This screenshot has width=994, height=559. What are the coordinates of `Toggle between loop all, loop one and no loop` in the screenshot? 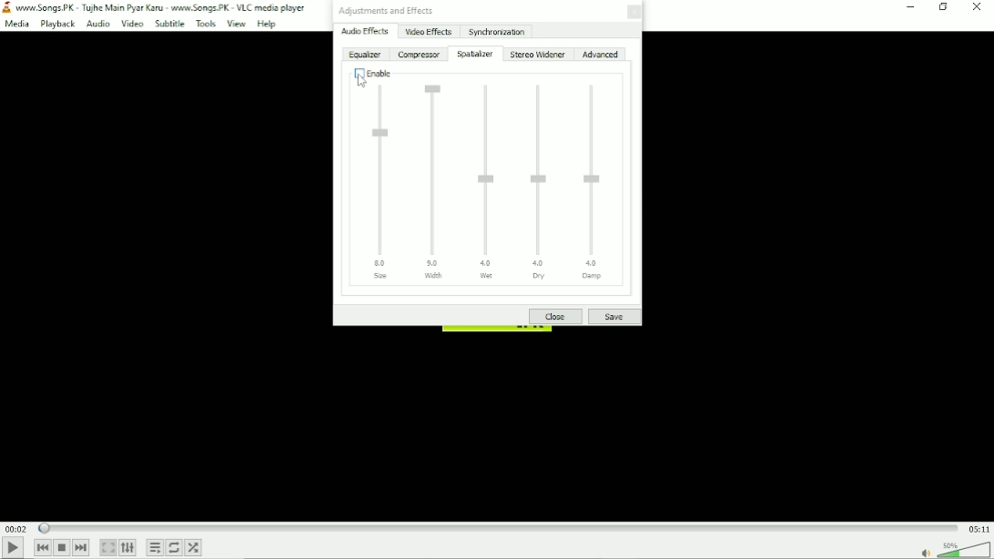 It's located at (175, 547).